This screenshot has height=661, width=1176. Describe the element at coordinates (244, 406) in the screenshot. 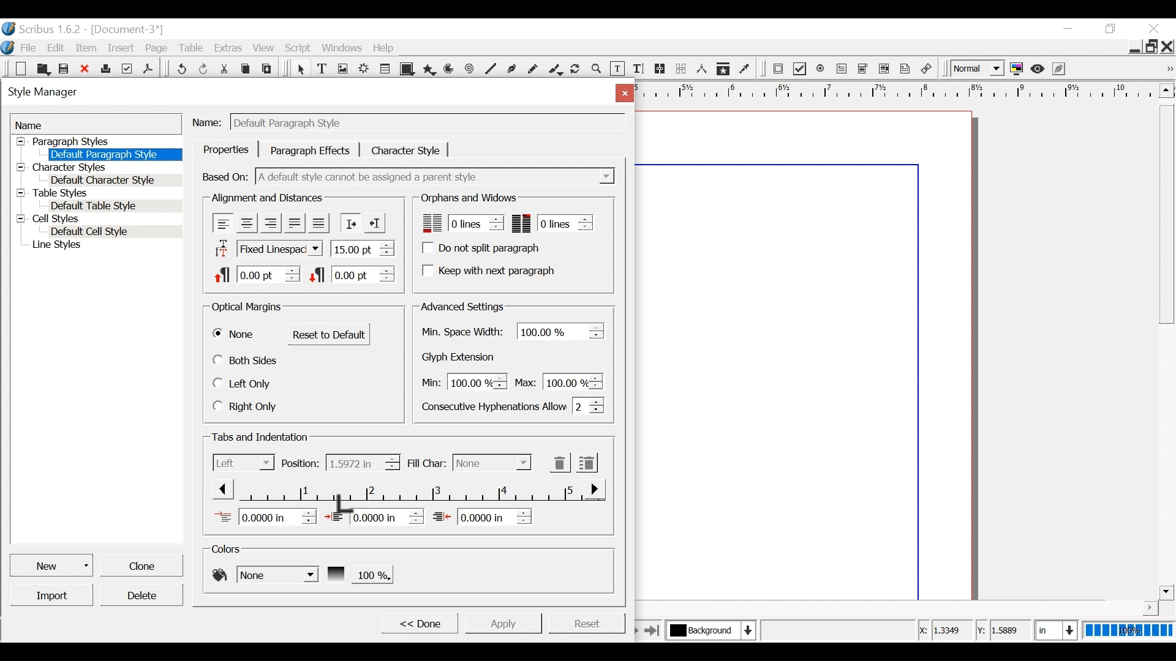

I see `(un)select Right only` at that location.